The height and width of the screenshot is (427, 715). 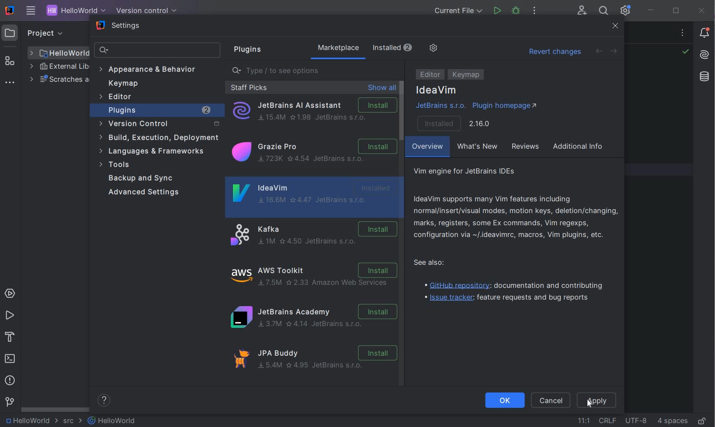 What do you see at coordinates (704, 55) in the screenshot?
I see `AI Assistant` at bounding box center [704, 55].